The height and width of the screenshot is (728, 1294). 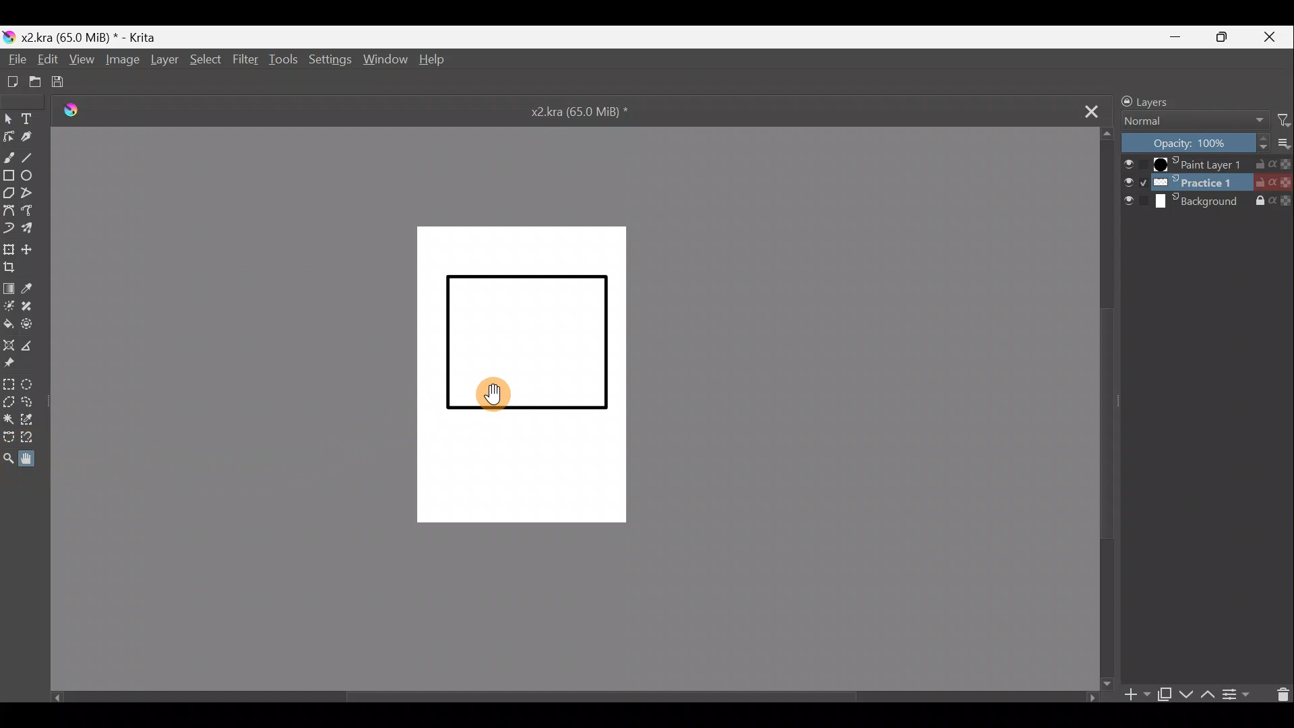 I want to click on Window, so click(x=383, y=61).